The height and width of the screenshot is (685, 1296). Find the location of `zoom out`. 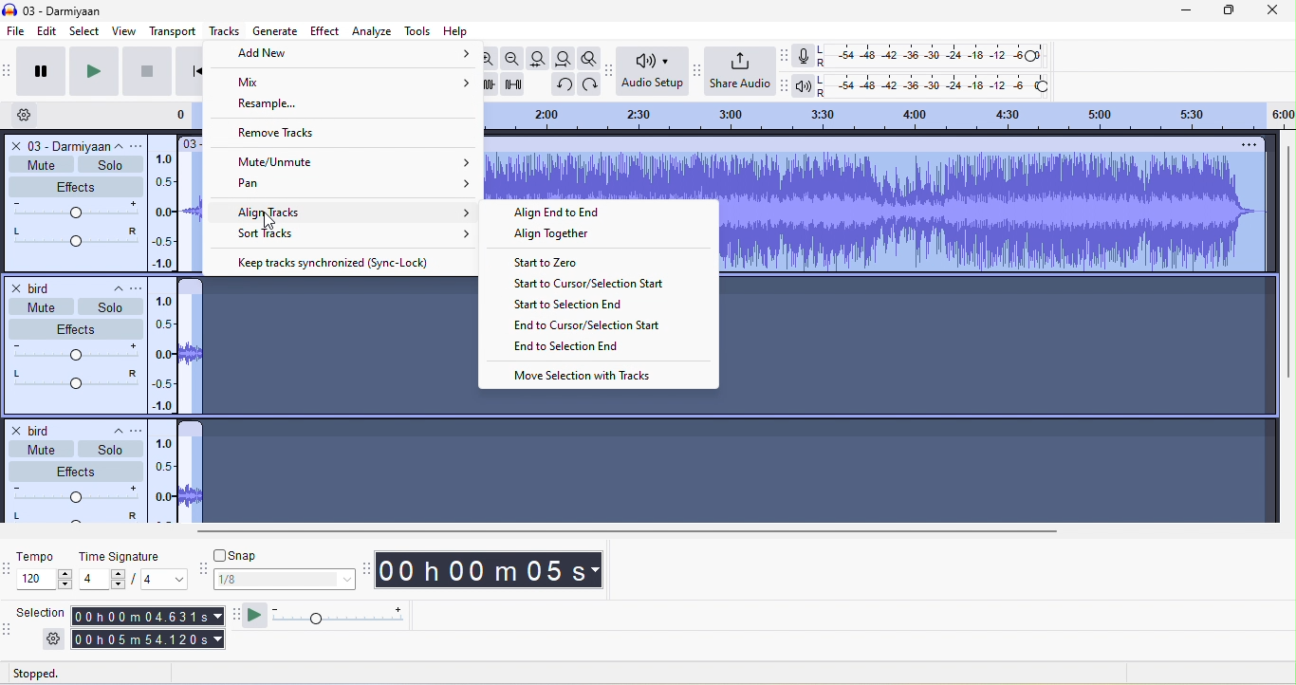

zoom out is located at coordinates (515, 59).